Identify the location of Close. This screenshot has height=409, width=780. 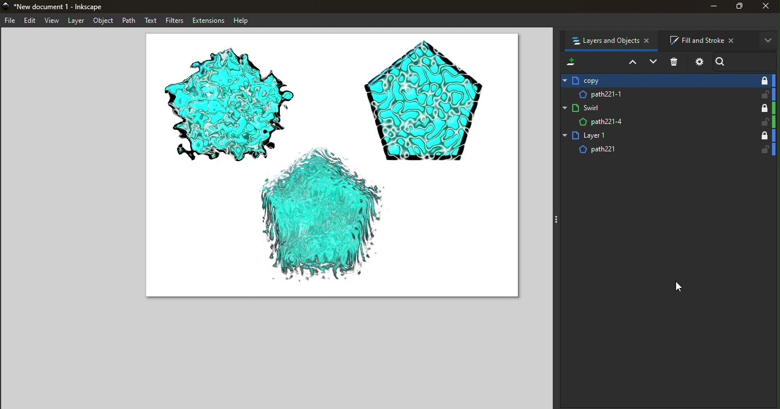
(767, 8).